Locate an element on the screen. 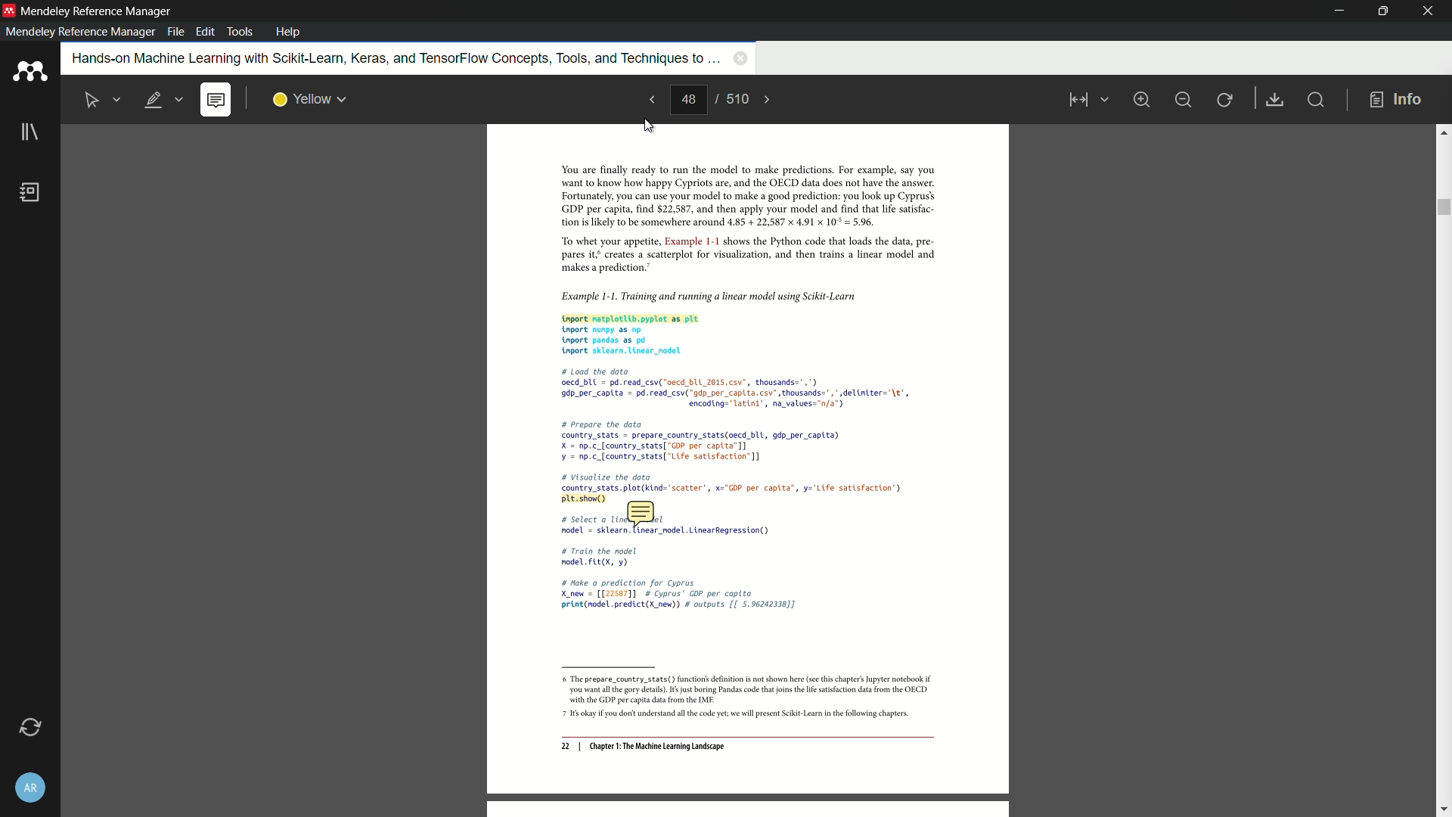 Image resolution: width=1452 pixels, height=817 pixels. scroll bar is located at coordinates (1442, 207).